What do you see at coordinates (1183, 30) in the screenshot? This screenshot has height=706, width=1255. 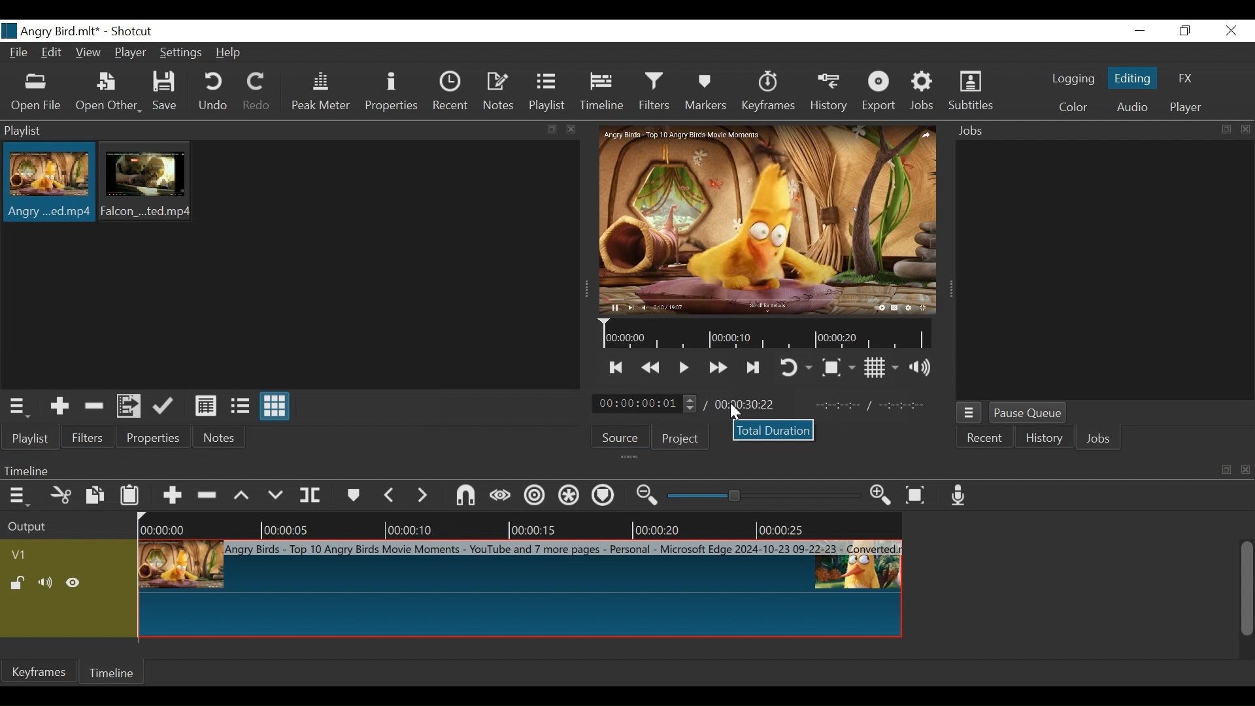 I see `Restore` at bounding box center [1183, 30].